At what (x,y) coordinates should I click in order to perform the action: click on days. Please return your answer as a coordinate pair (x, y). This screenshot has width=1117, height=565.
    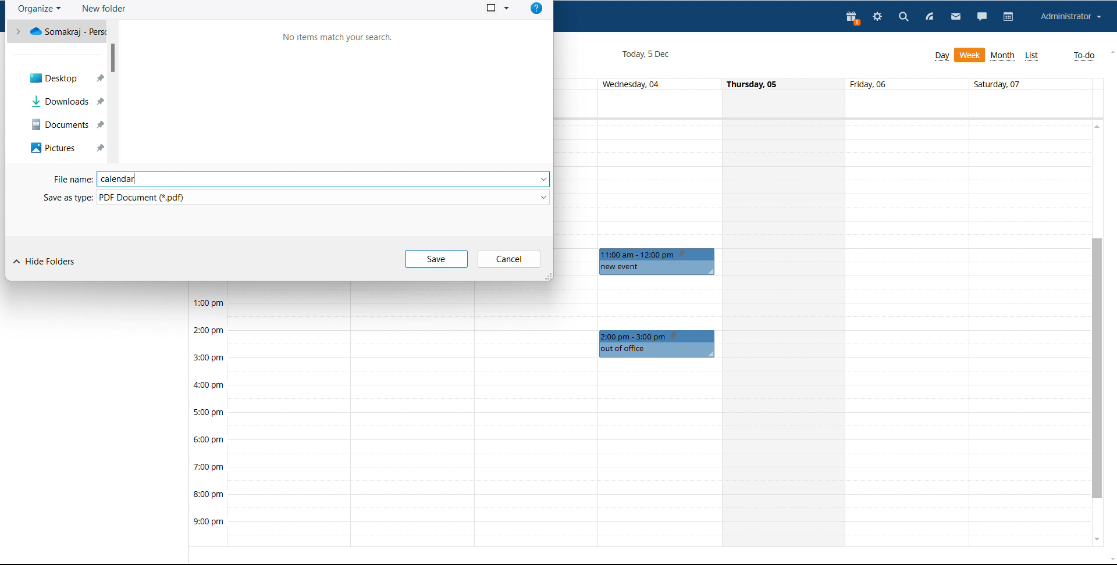
    Looking at the image, I should click on (822, 84).